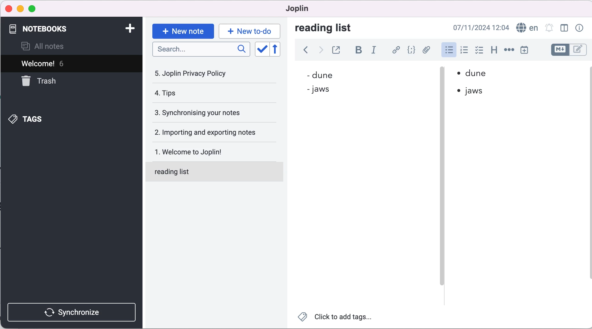 This screenshot has height=329, width=592. Describe the element at coordinates (581, 27) in the screenshot. I see `note properties` at that location.